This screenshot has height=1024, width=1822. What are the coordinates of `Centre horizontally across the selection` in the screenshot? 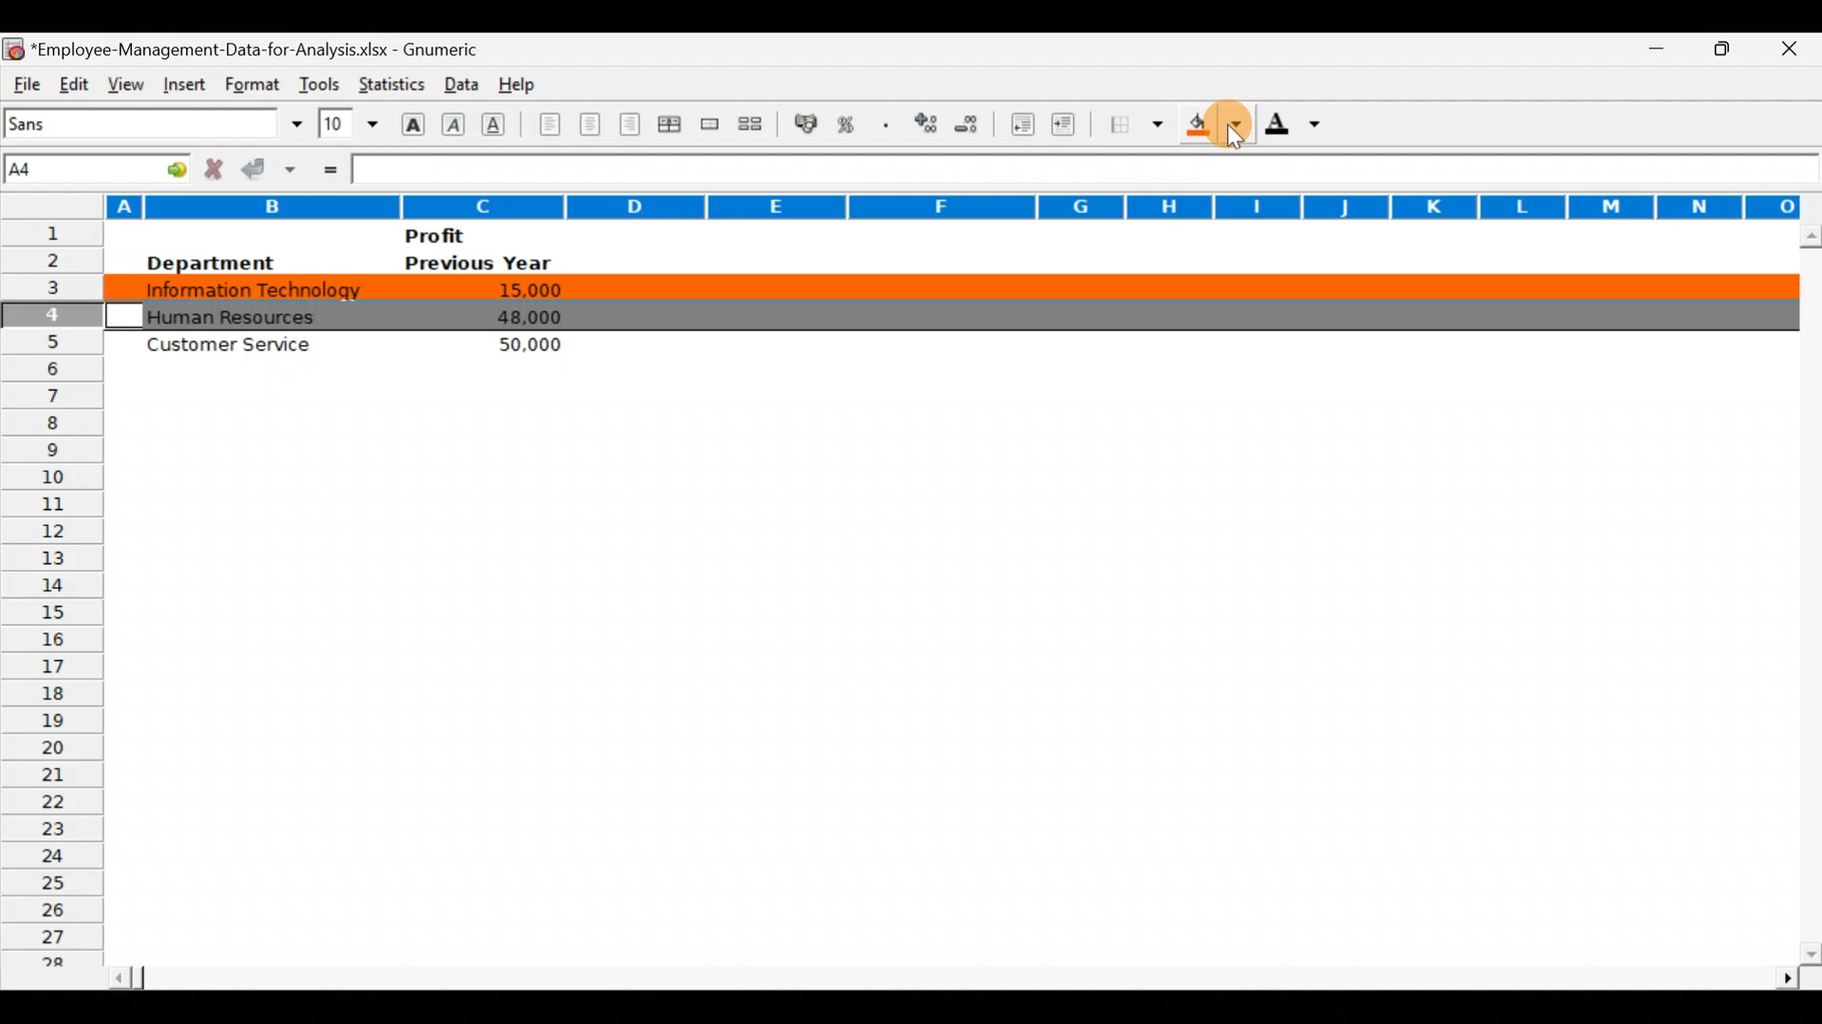 It's located at (673, 127).